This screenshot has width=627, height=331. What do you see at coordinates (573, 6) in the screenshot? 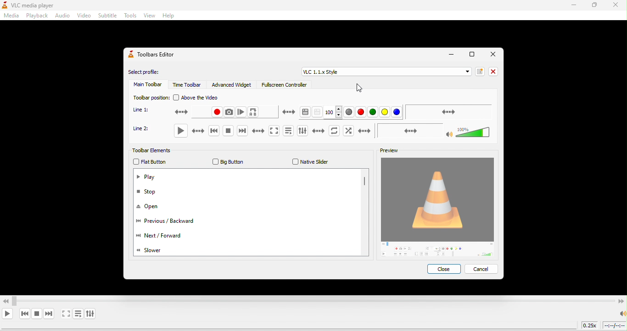
I see `minimize` at bounding box center [573, 6].